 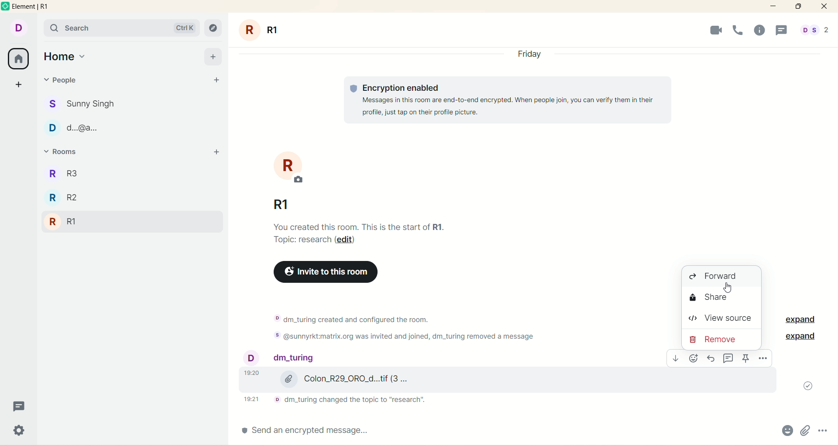 I want to click on send an encrypted message, so click(x=321, y=430).